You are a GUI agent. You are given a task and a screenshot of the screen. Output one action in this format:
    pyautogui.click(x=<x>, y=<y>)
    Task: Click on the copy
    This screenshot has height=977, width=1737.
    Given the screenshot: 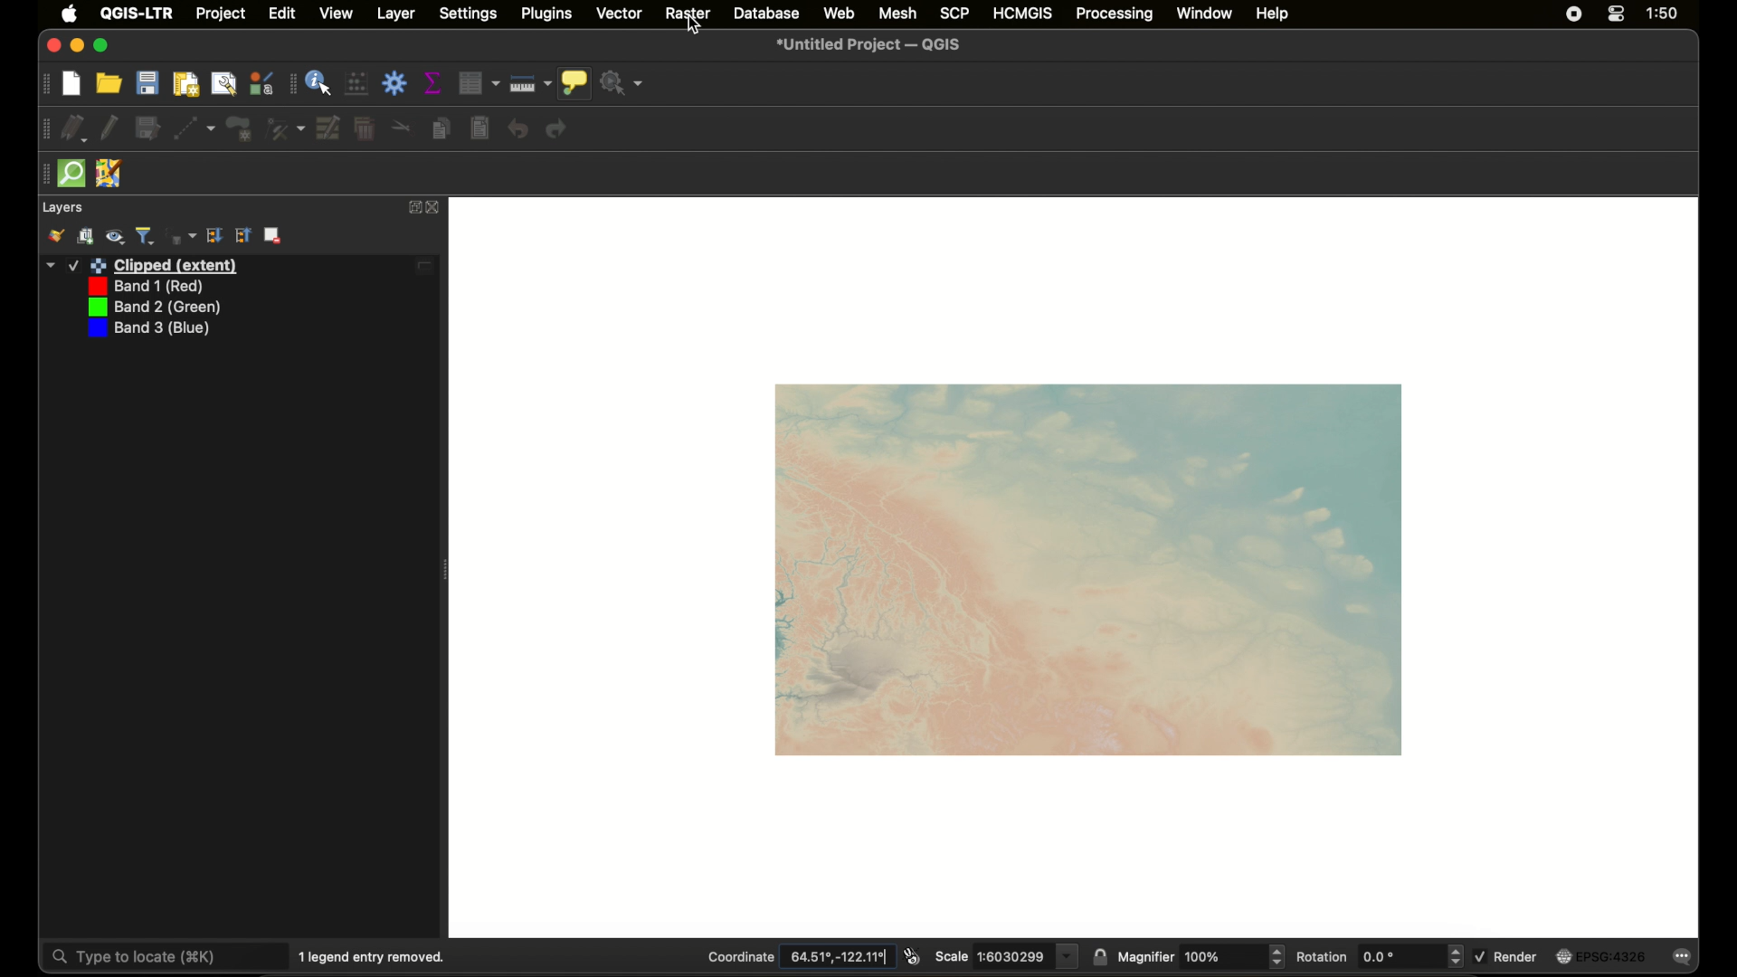 What is the action you would take?
    pyautogui.click(x=441, y=128)
    